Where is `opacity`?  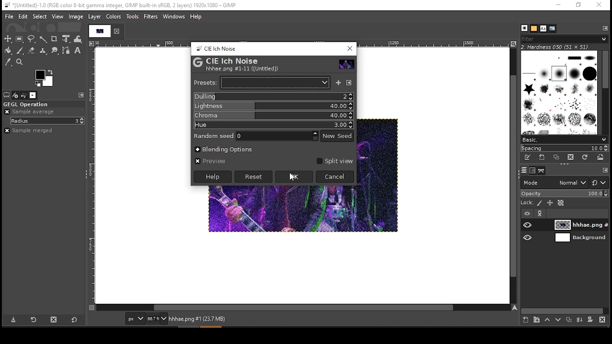 opacity is located at coordinates (564, 193).